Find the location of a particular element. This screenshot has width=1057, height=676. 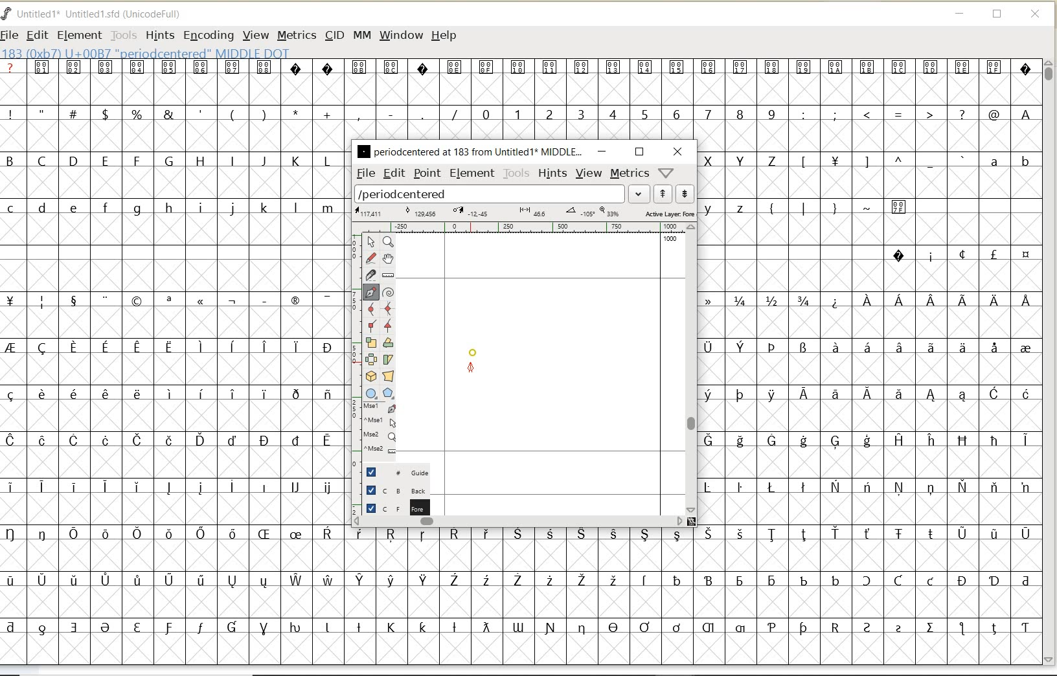

Magnify is located at coordinates (388, 242).